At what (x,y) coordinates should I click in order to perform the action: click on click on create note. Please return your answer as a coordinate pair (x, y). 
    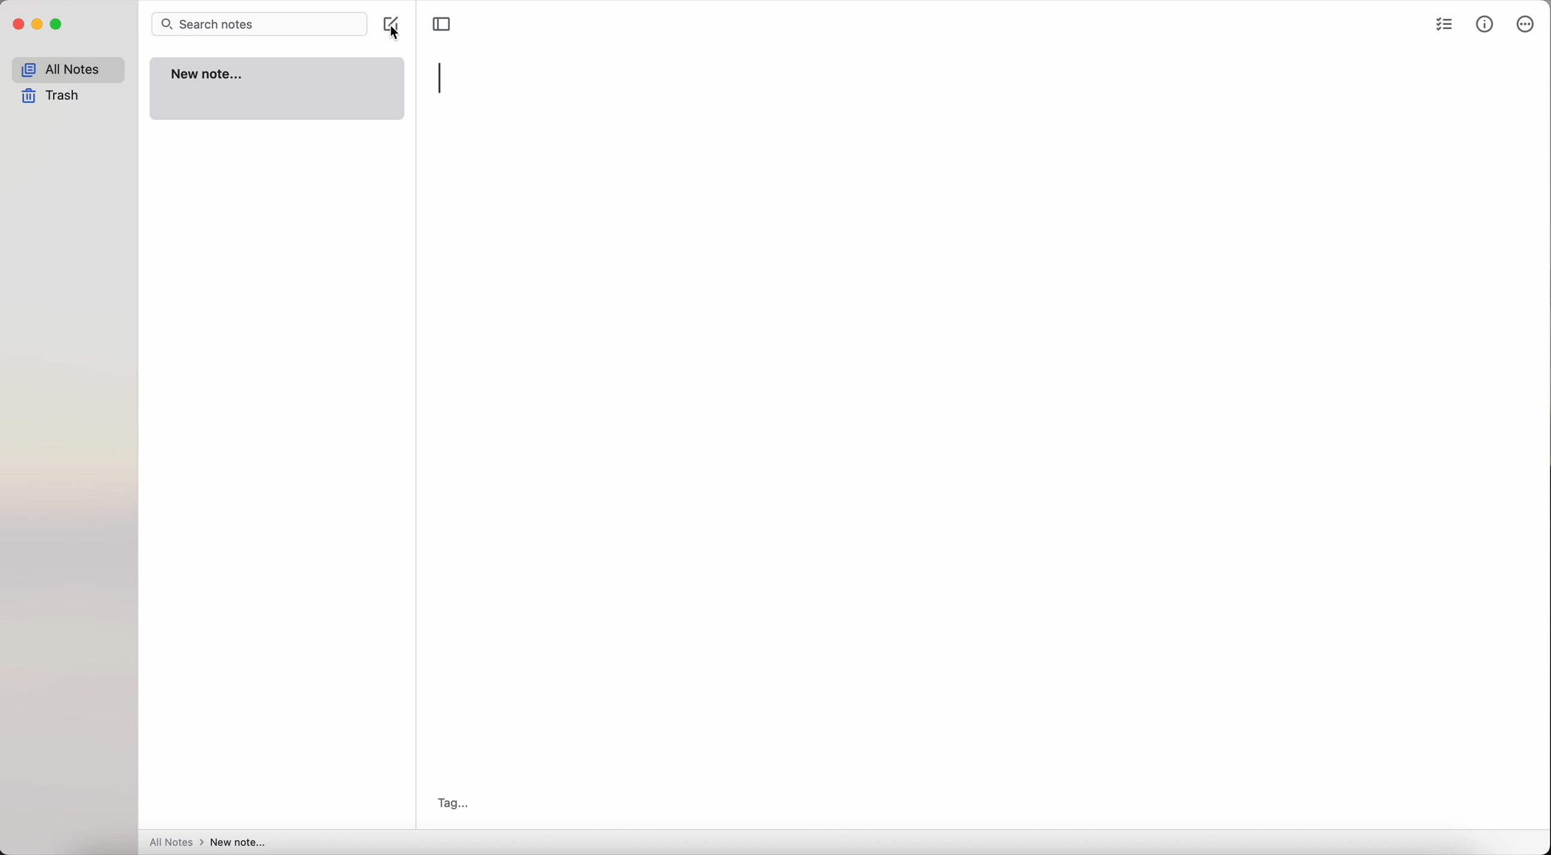
    Looking at the image, I should click on (394, 27).